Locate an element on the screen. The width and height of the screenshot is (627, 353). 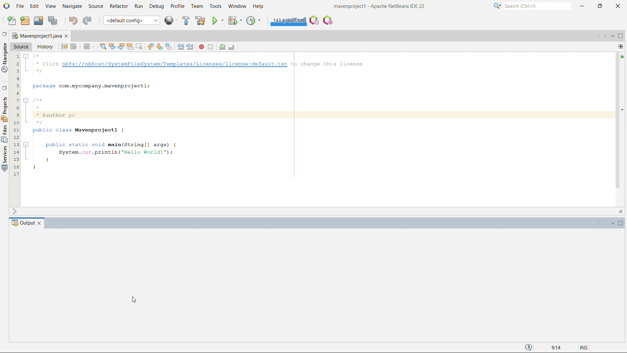
line number is located at coordinates (16, 114).